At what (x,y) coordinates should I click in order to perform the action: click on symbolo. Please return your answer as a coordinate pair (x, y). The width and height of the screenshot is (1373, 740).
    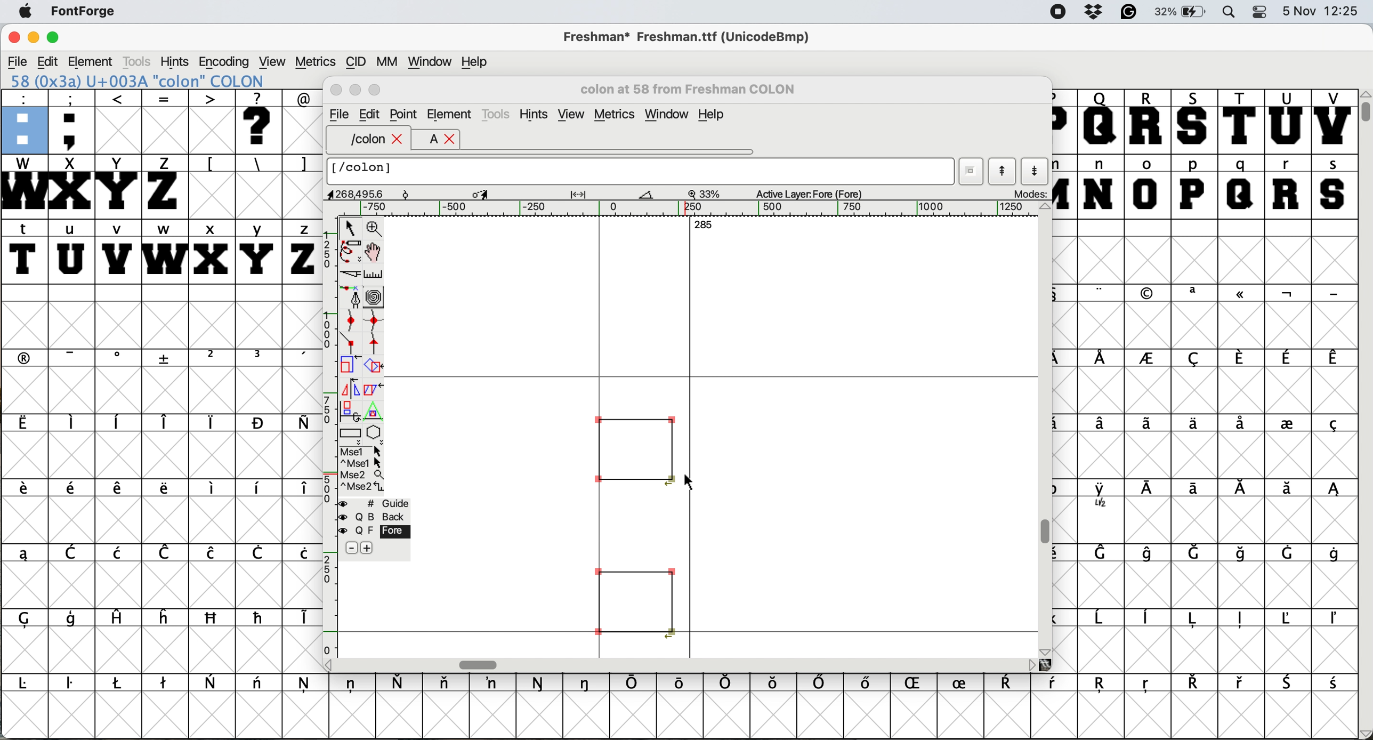
    Looking at the image, I should click on (213, 488).